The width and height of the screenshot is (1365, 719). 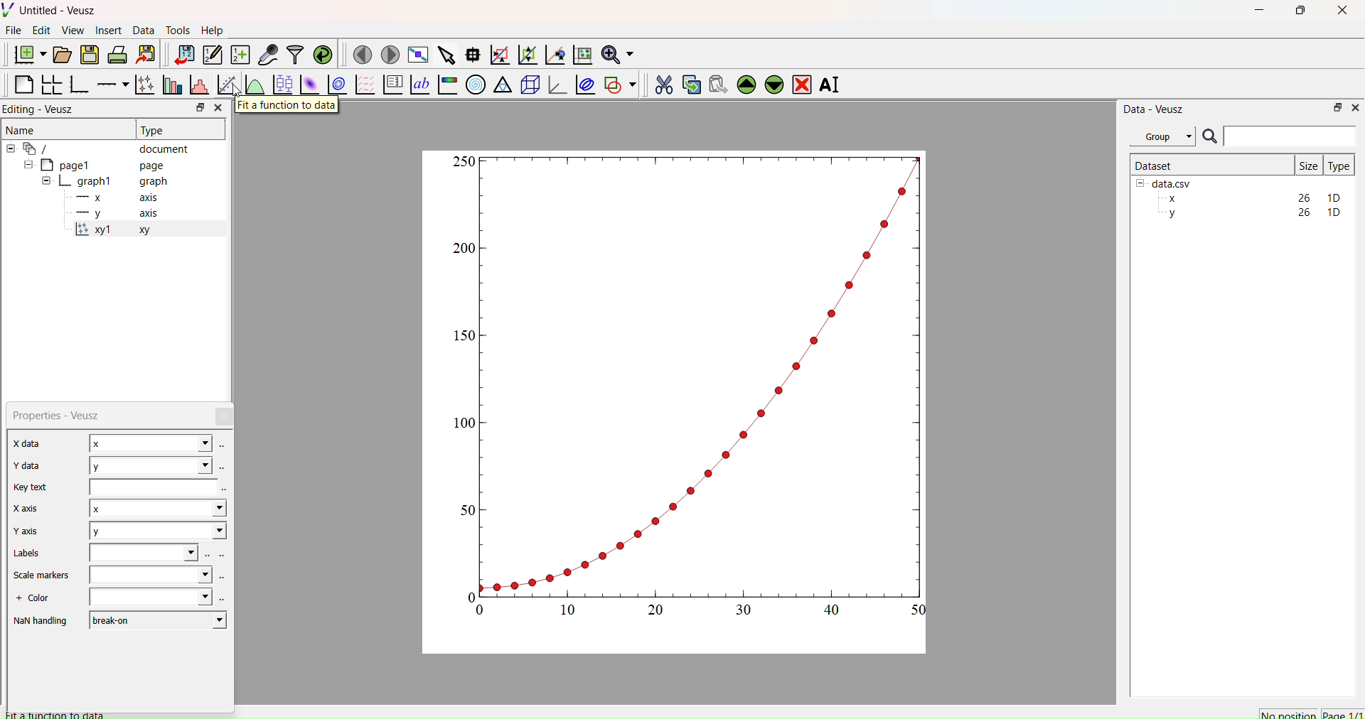 I want to click on Data - Veusz, so click(x=1154, y=109).